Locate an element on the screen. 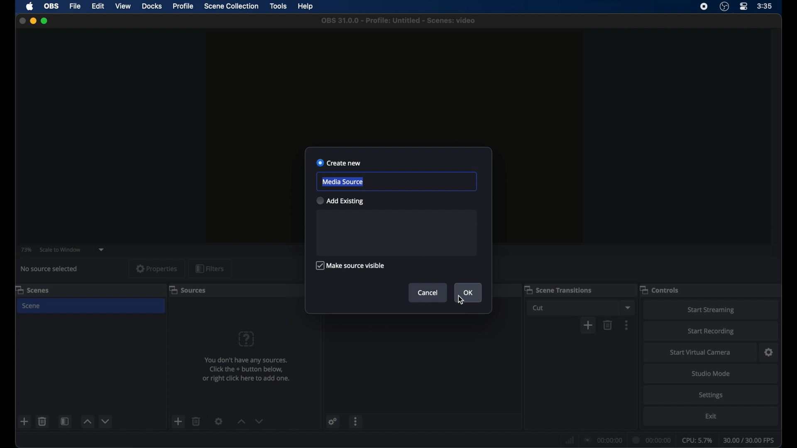 The image size is (797, 448). info is located at coordinates (246, 369).